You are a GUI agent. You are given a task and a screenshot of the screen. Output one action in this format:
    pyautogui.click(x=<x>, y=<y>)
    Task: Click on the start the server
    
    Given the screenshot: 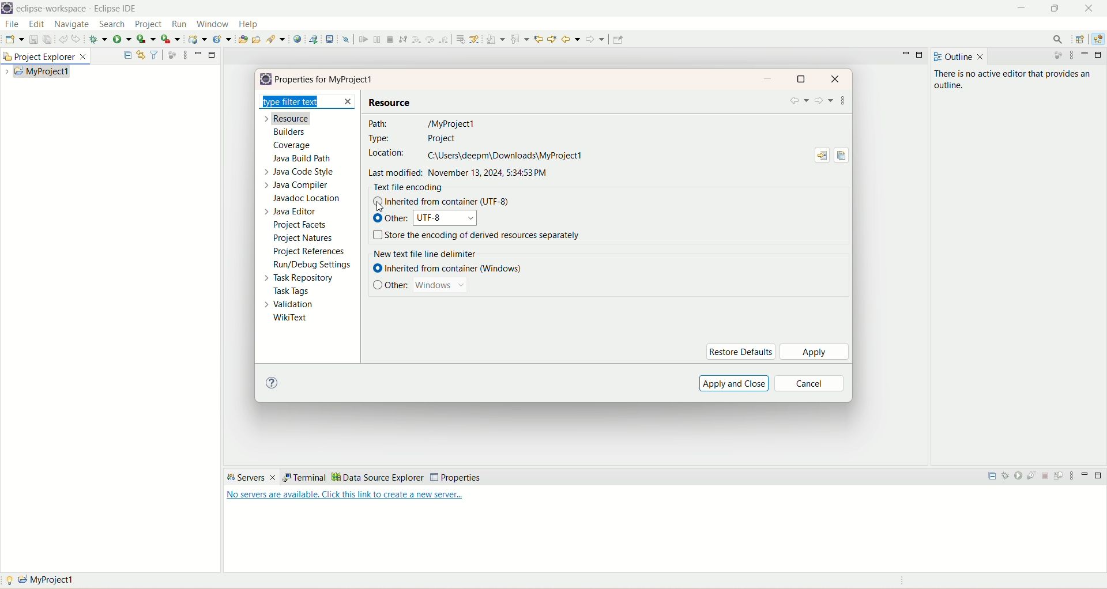 What is the action you would take?
    pyautogui.click(x=1020, y=478)
    